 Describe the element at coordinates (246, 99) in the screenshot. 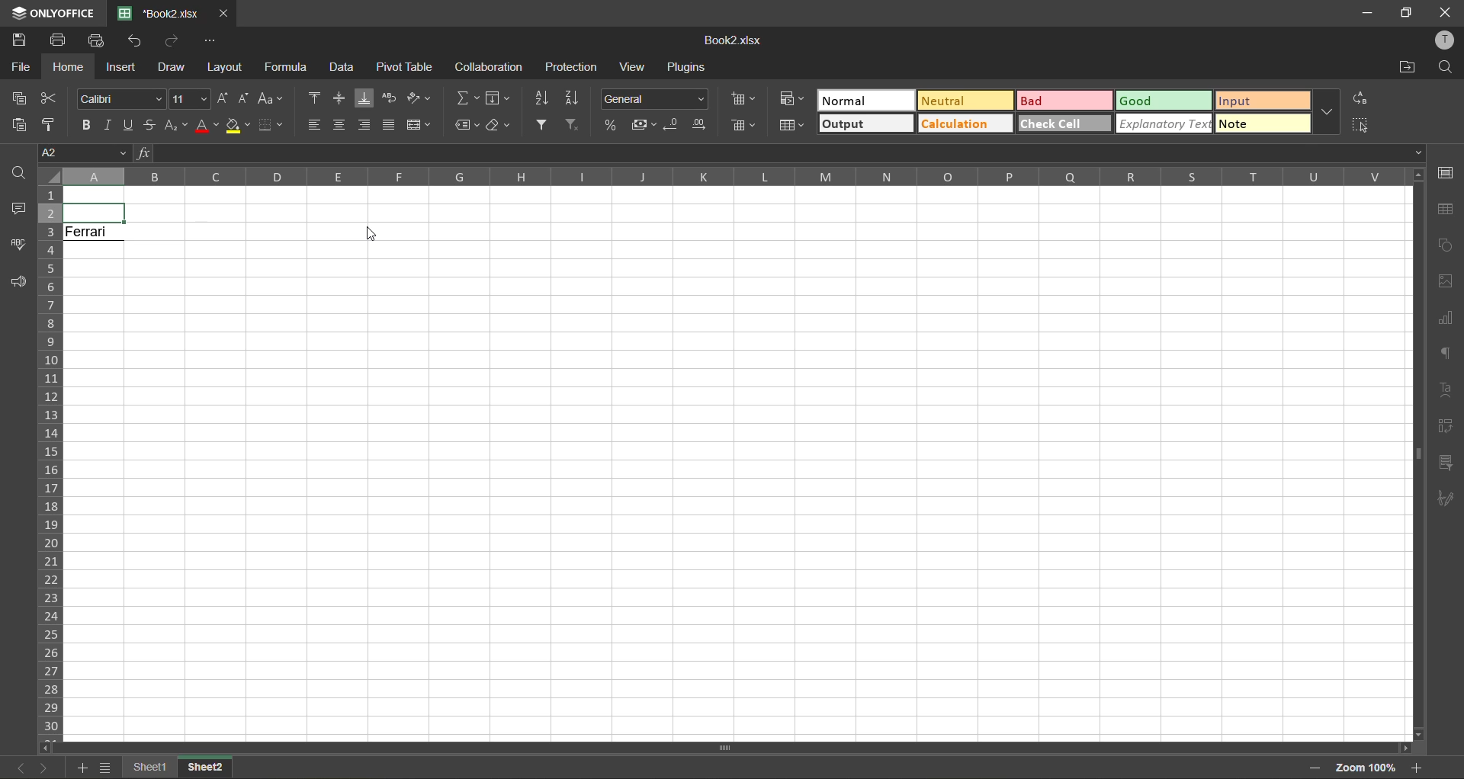

I see `decrement size` at that location.